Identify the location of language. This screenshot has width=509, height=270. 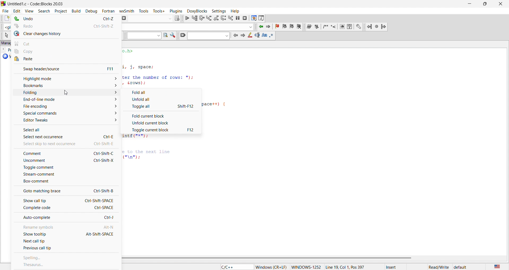
(496, 266).